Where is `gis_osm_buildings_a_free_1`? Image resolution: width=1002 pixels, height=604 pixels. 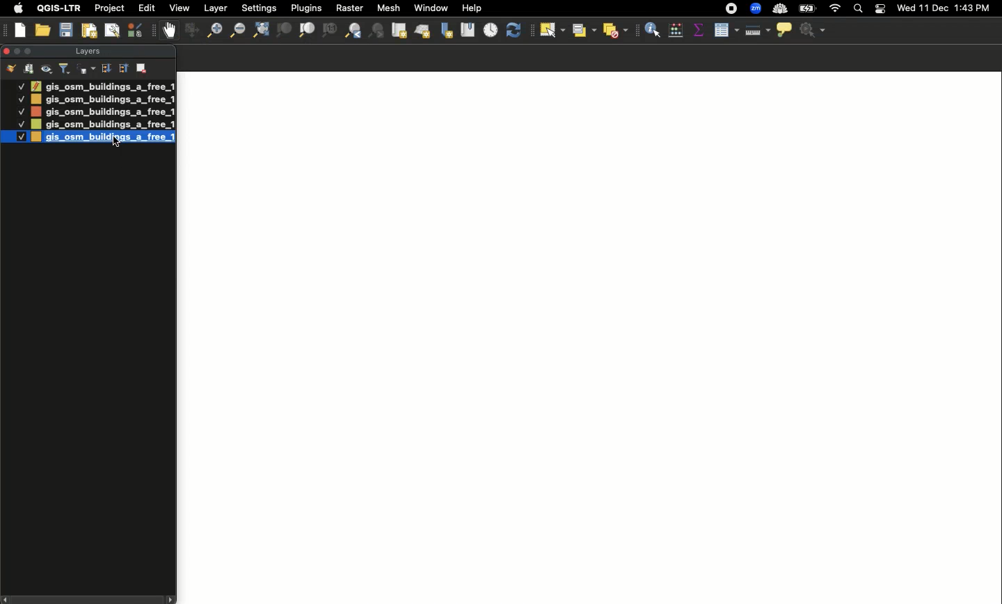
gis_osm_buildings_a_free_1 is located at coordinates (102, 111).